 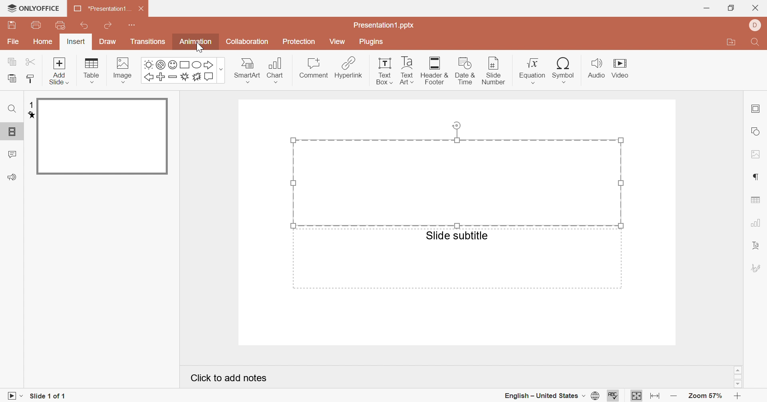 What do you see at coordinates (755, 131) in the screenshot?
I see `shape settings` at bounding box center [755, 131].